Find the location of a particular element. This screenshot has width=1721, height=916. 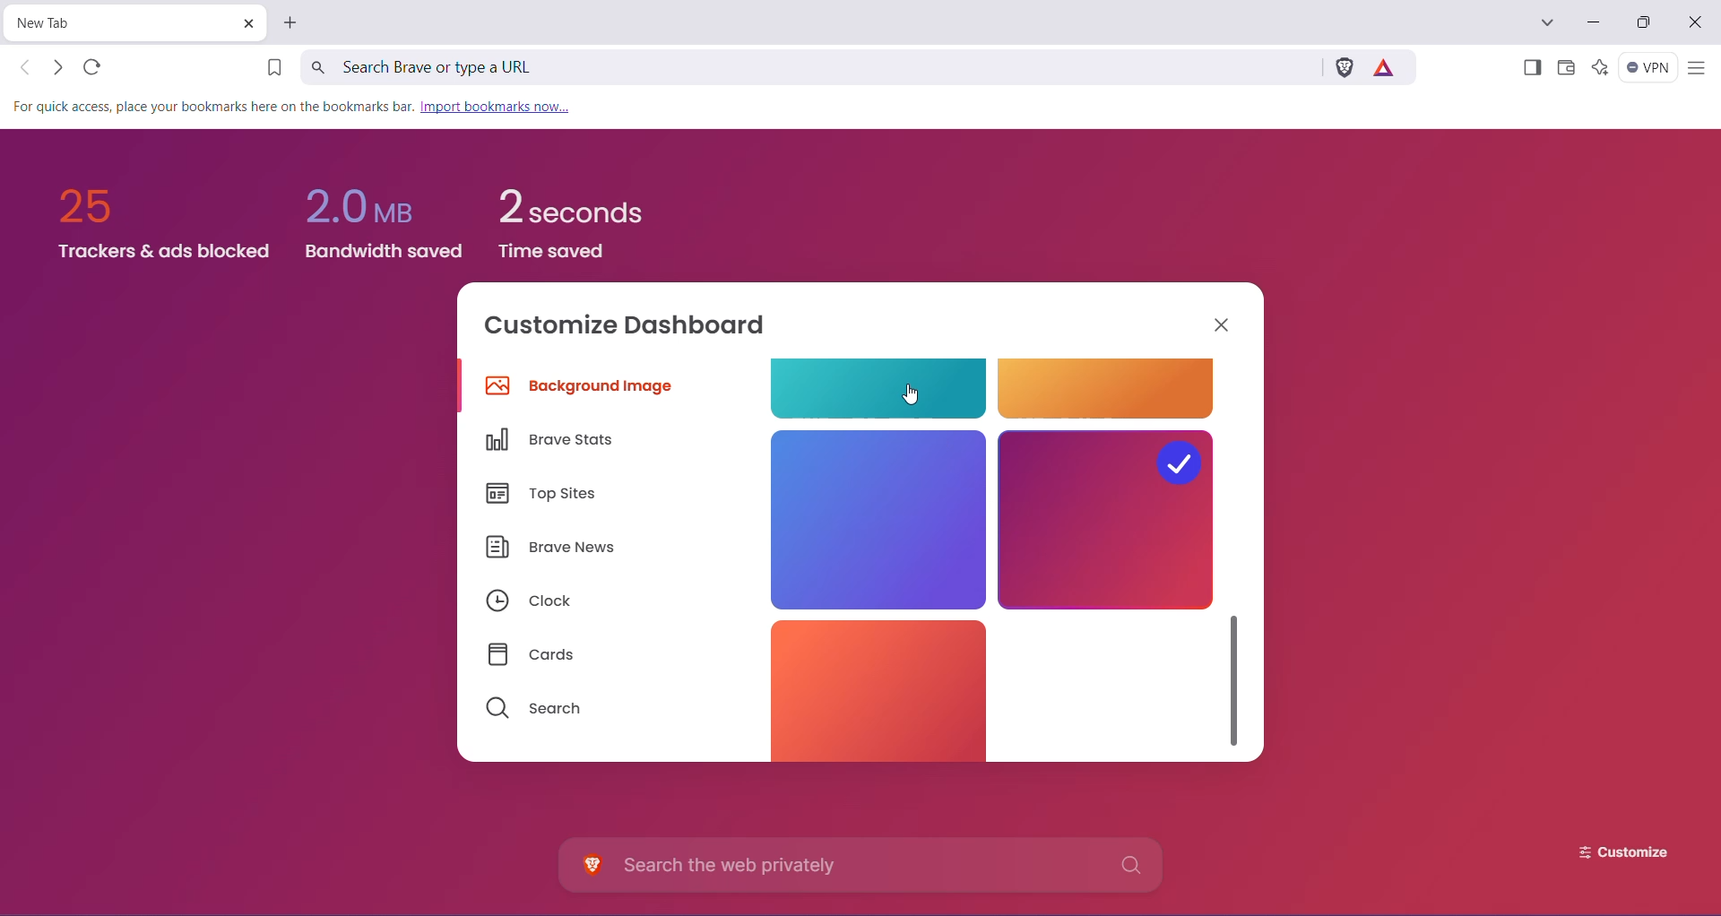

Close is located at coordinates (1697, 23).